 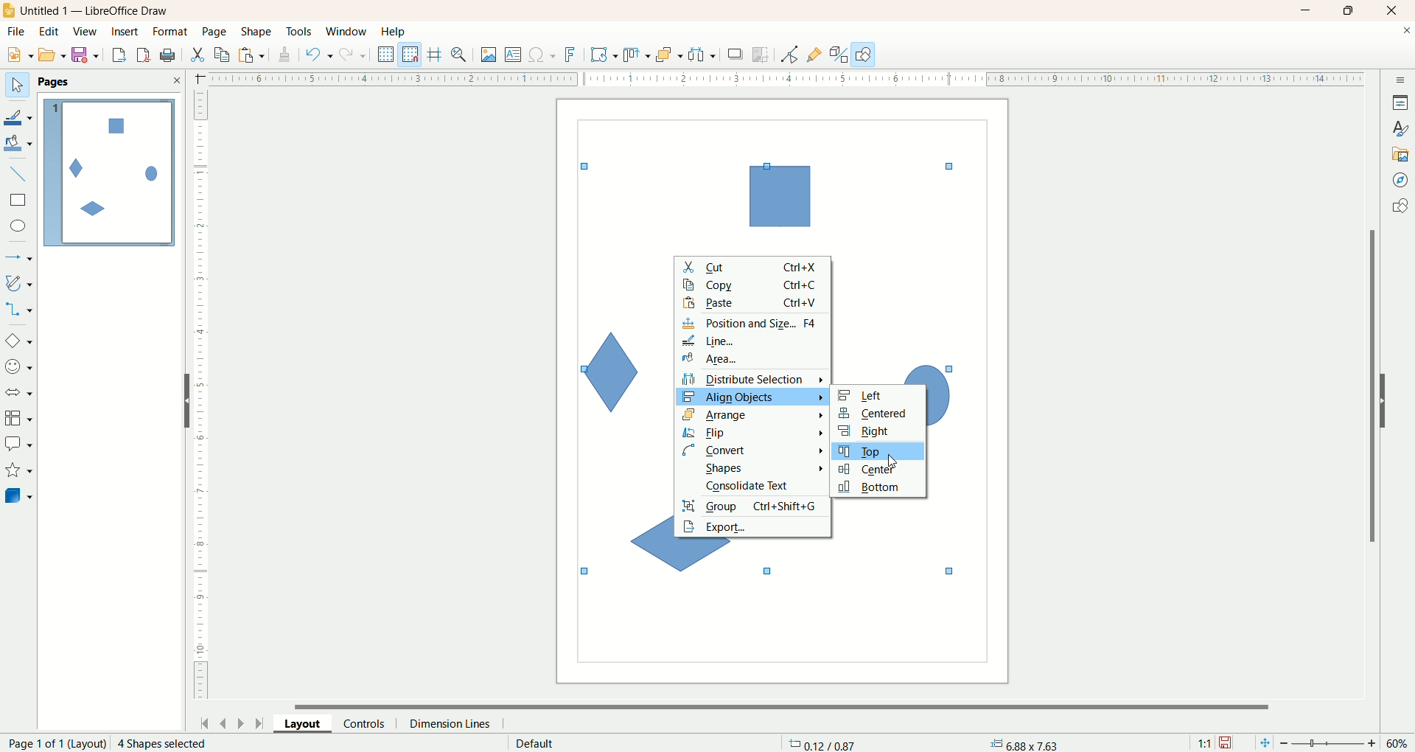 I want to click on export, so click(x=752, y=527).